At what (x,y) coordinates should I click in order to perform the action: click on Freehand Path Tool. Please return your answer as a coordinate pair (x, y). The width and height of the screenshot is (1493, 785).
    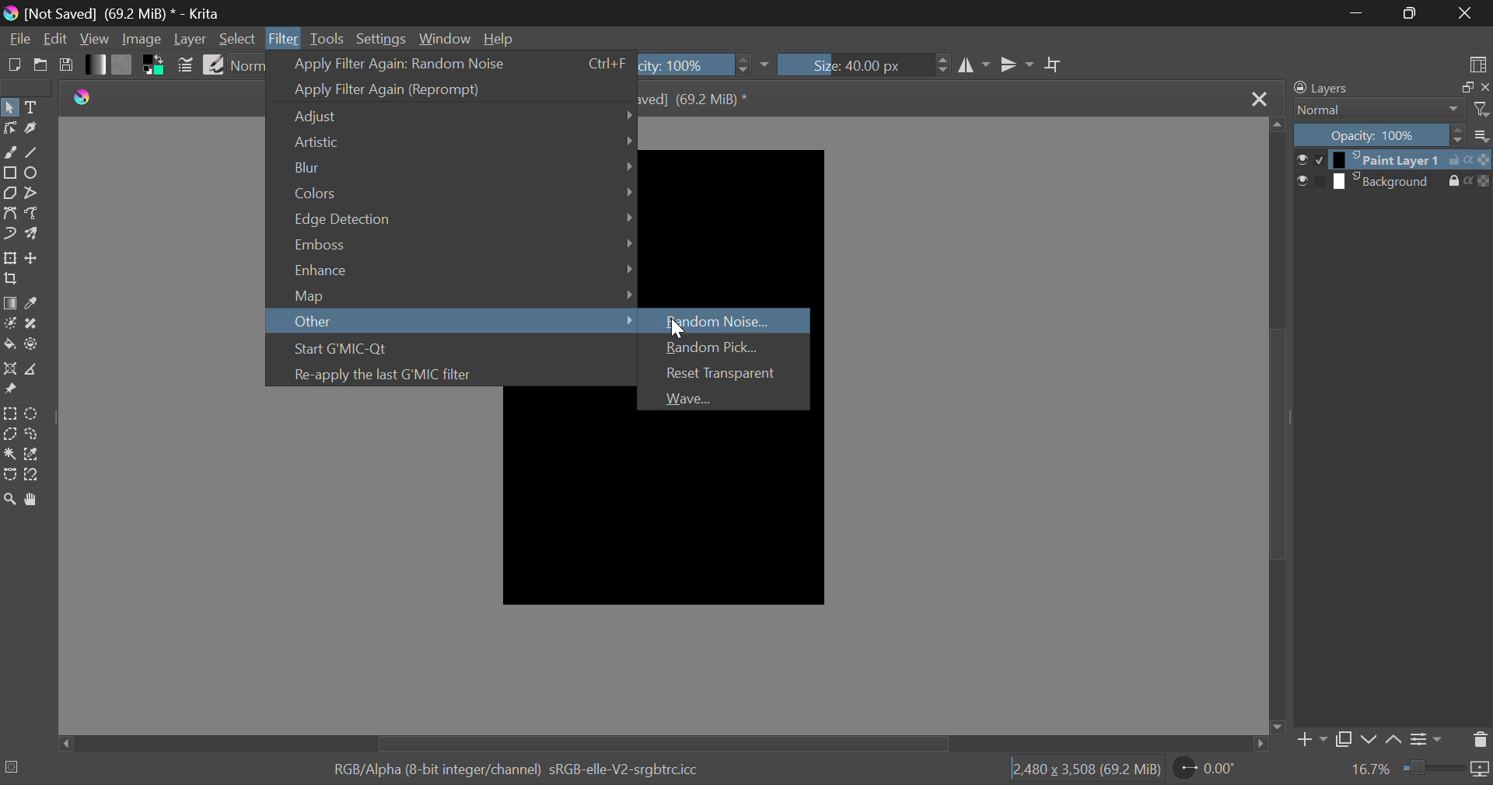
    Looking at the image, I should click on (32, 215).